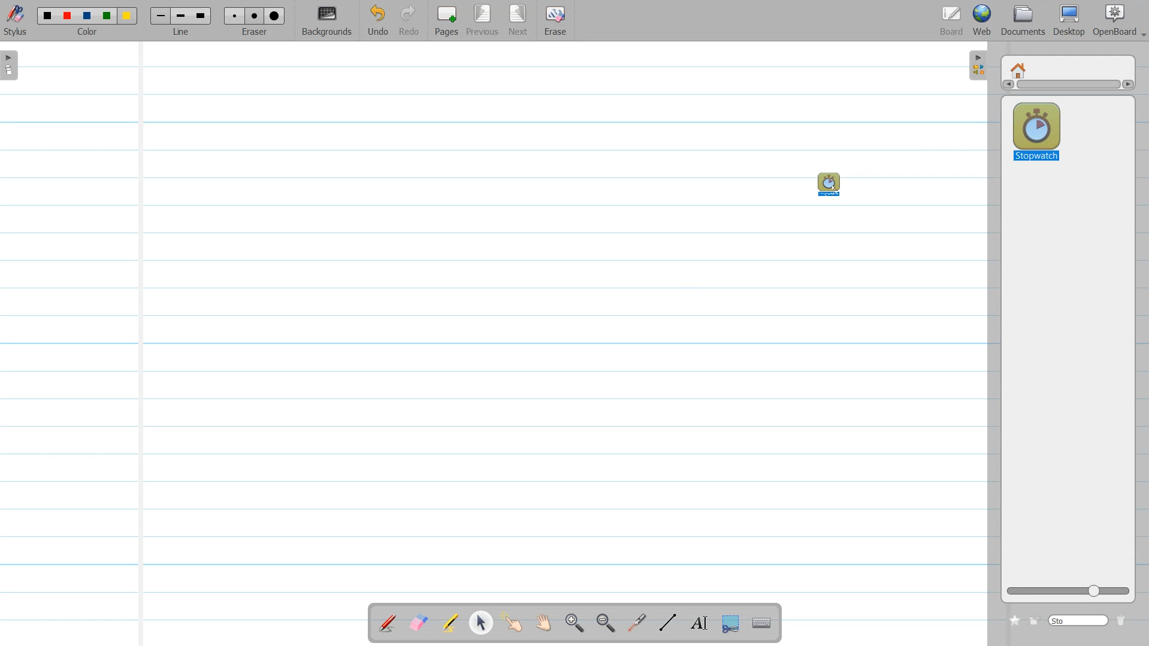 Image resolution: width=1149 pixels, height=646 pixels. I want to click on Stop watch drag cursor, so click(830, 184).